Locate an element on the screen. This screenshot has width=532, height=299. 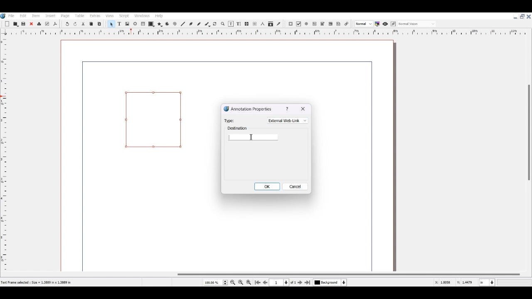
Cancel is located at coordinates (296, 186).